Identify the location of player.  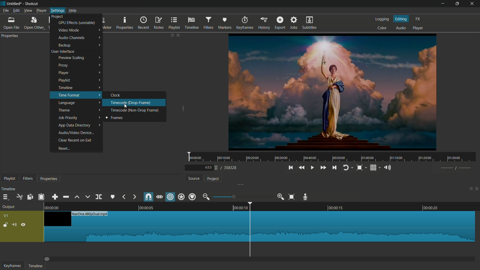
(418, 28).